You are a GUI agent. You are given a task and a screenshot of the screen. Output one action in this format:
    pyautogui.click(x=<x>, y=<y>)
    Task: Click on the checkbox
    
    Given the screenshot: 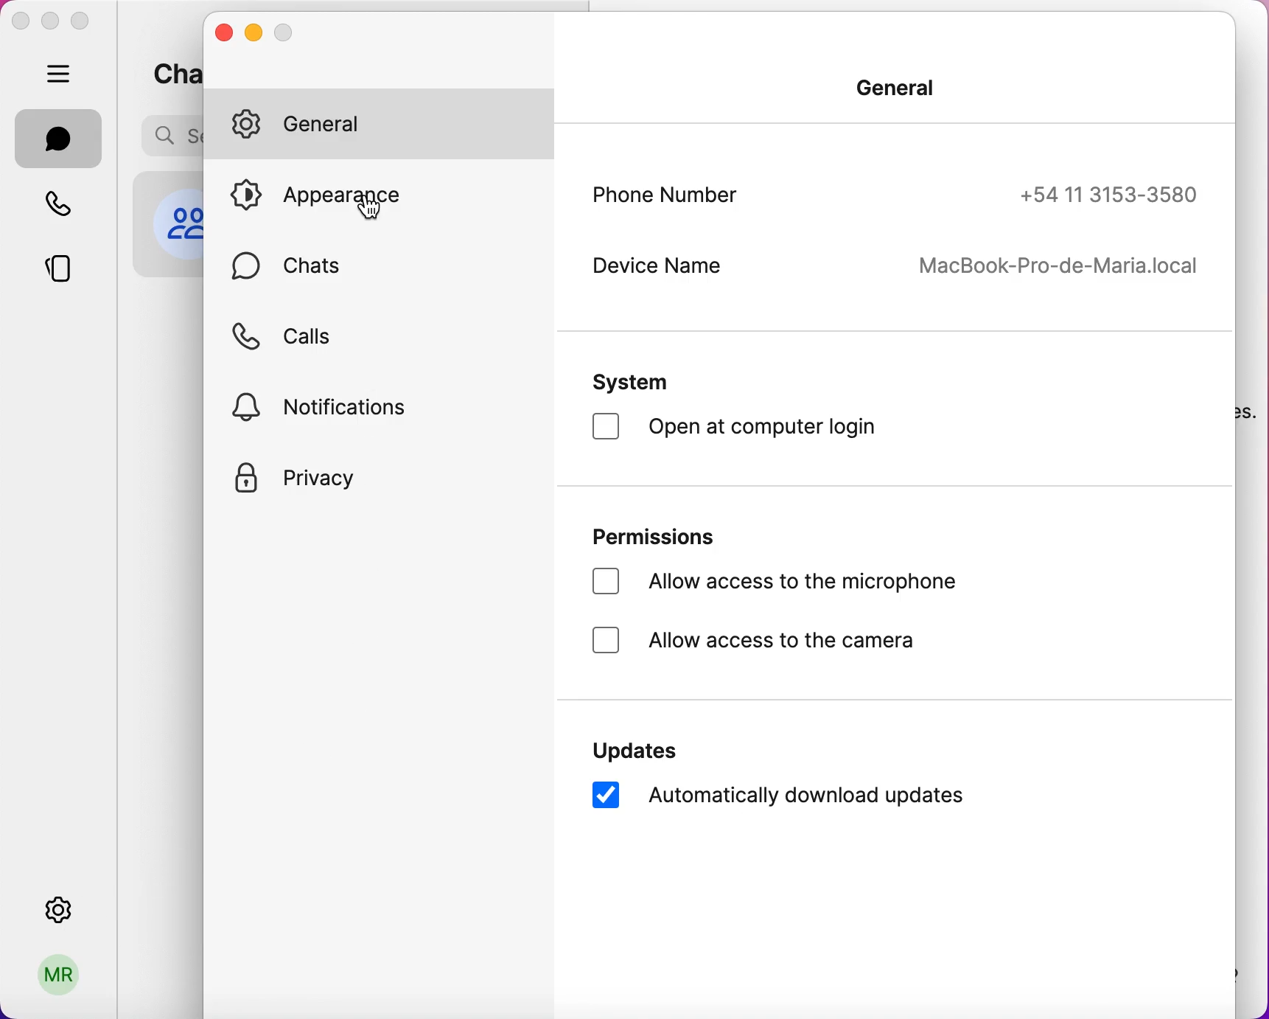 What is the action you would take?
    pyautogui.click(x=609, y=644)
    